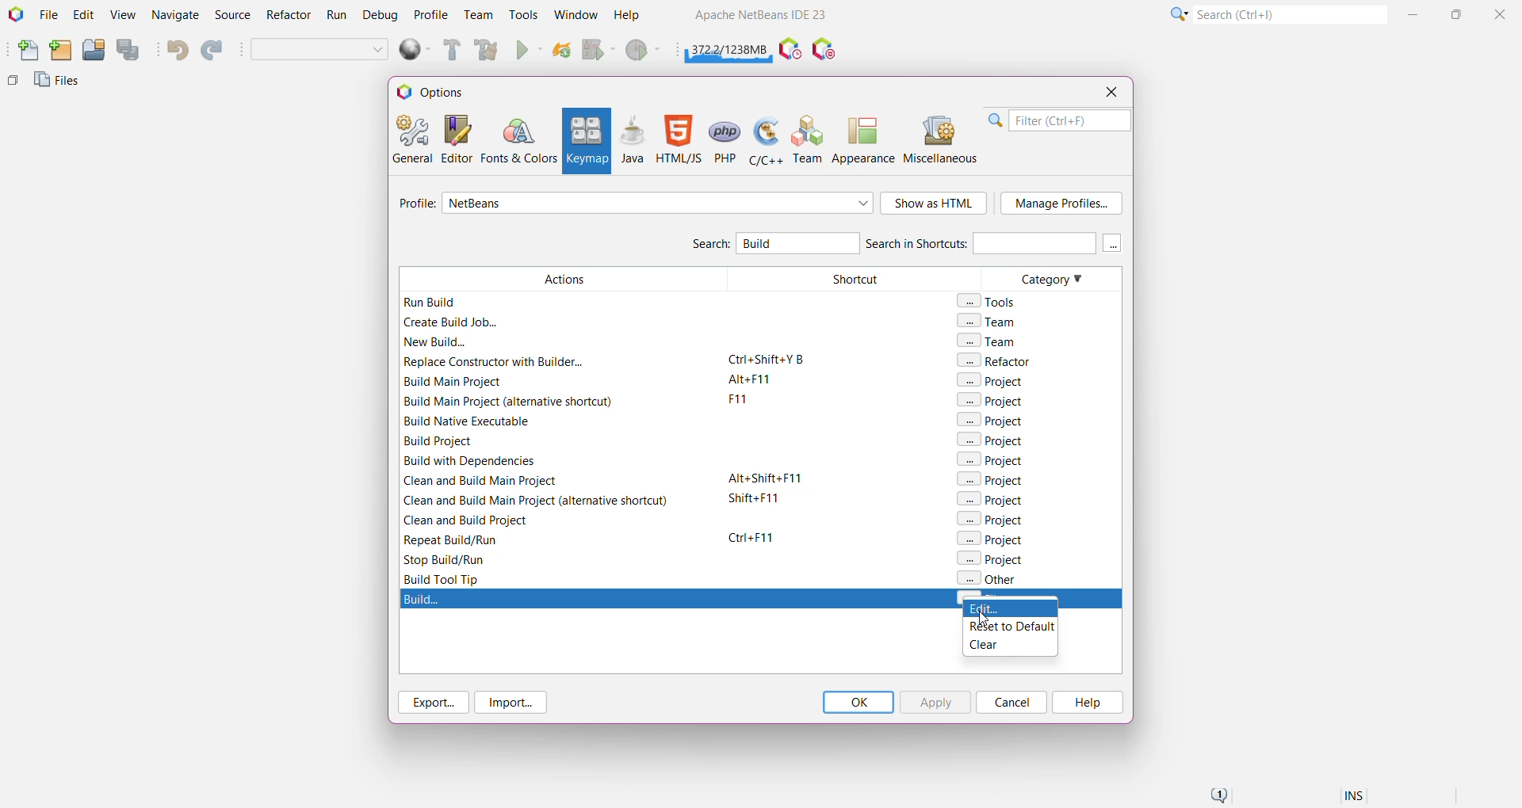  Describe the element at coordinates (863, 139) in the screenshot. I see `Appearance` at that location.